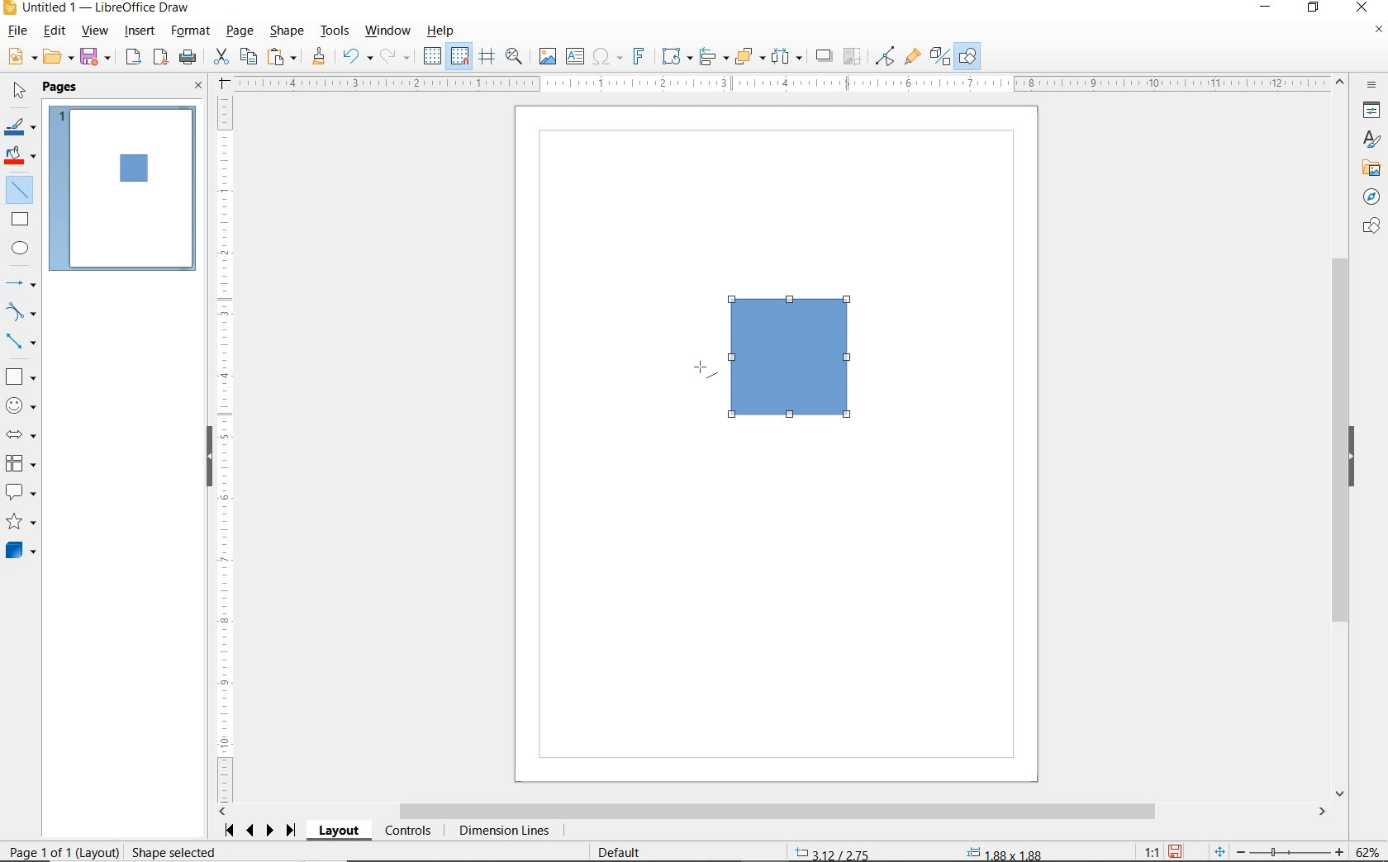 This screenshot has height=862, width=1388. I want to click on INSERT LINE, so click(22, 190).